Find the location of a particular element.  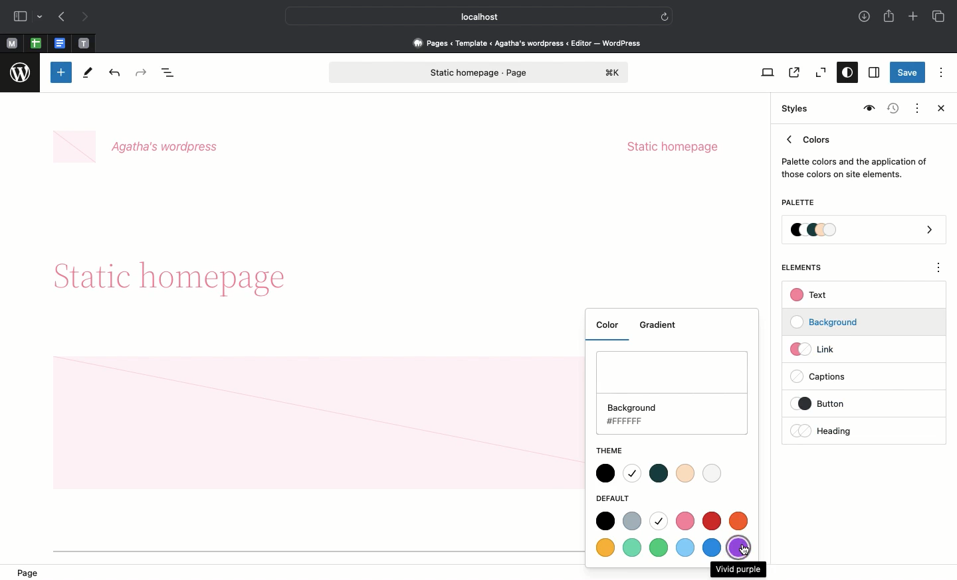

Static homepage is located at coordinates (673, 147).